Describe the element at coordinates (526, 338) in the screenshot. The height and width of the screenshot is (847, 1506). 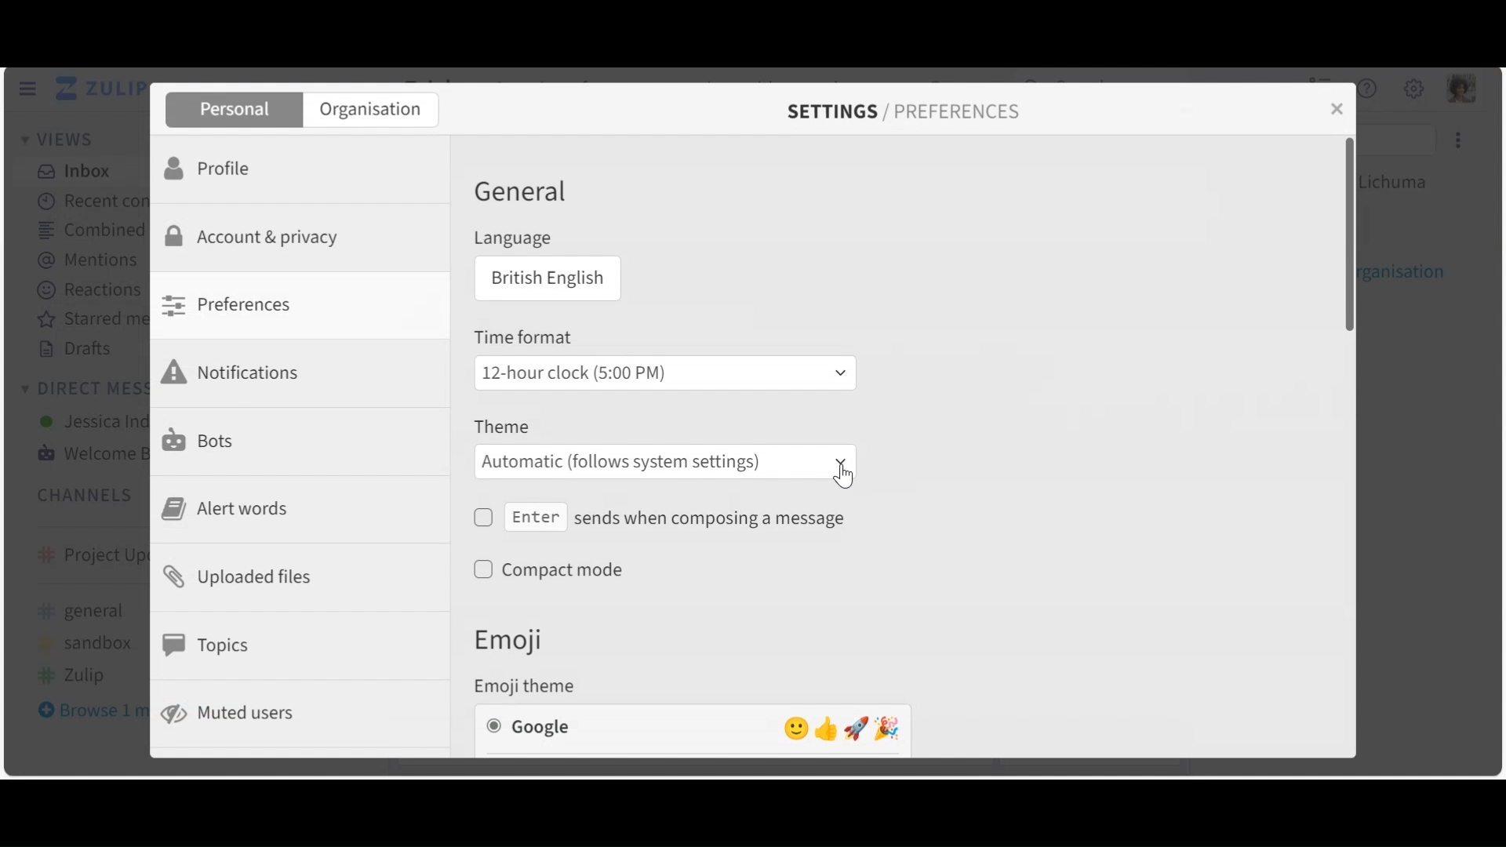
I see `Time Format` at that location.